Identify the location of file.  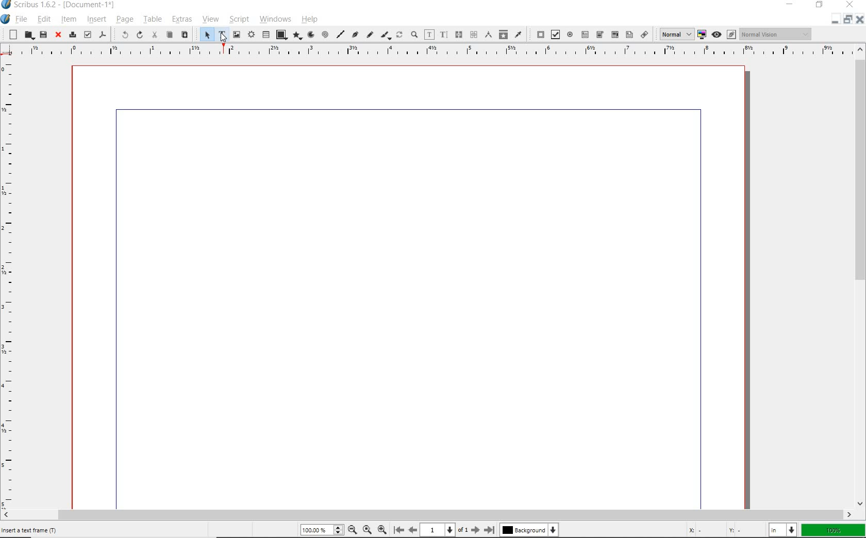
(21, 19).